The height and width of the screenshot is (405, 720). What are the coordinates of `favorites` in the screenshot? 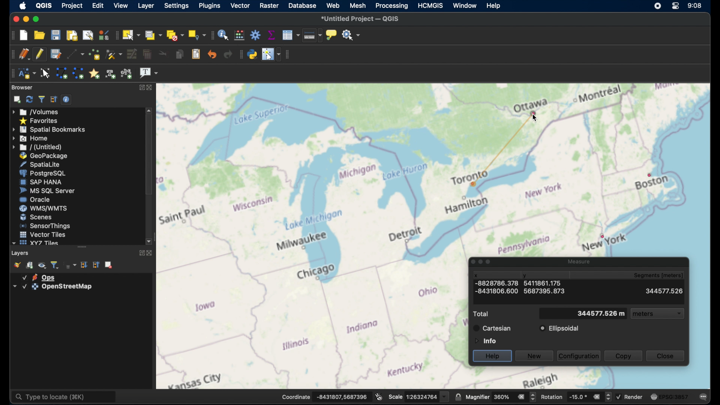 It's located at (40, 120).